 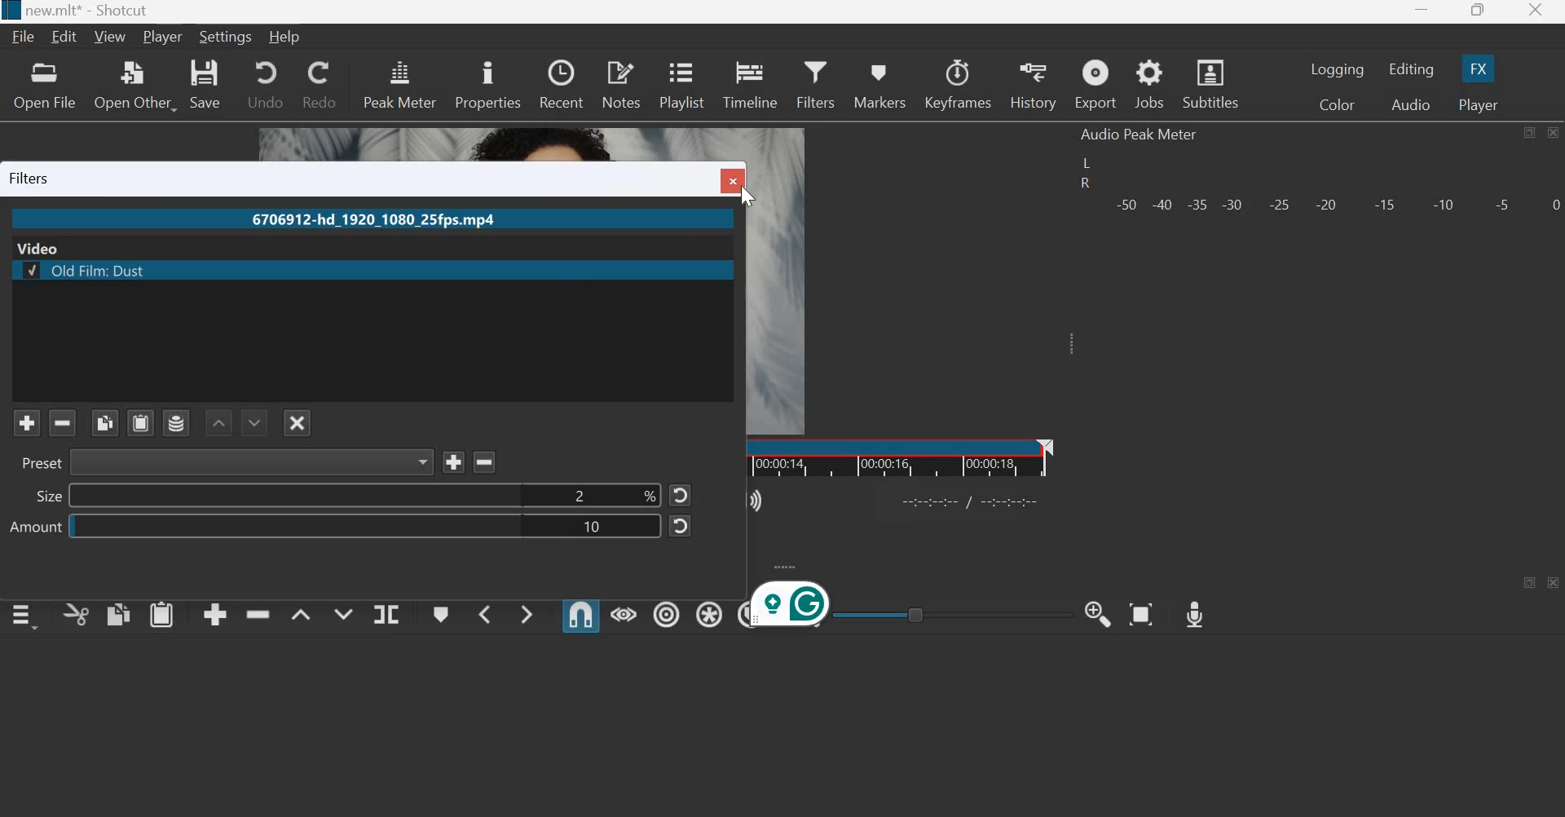 I want to click on Ripple Markers, so click(x=741, y=614).